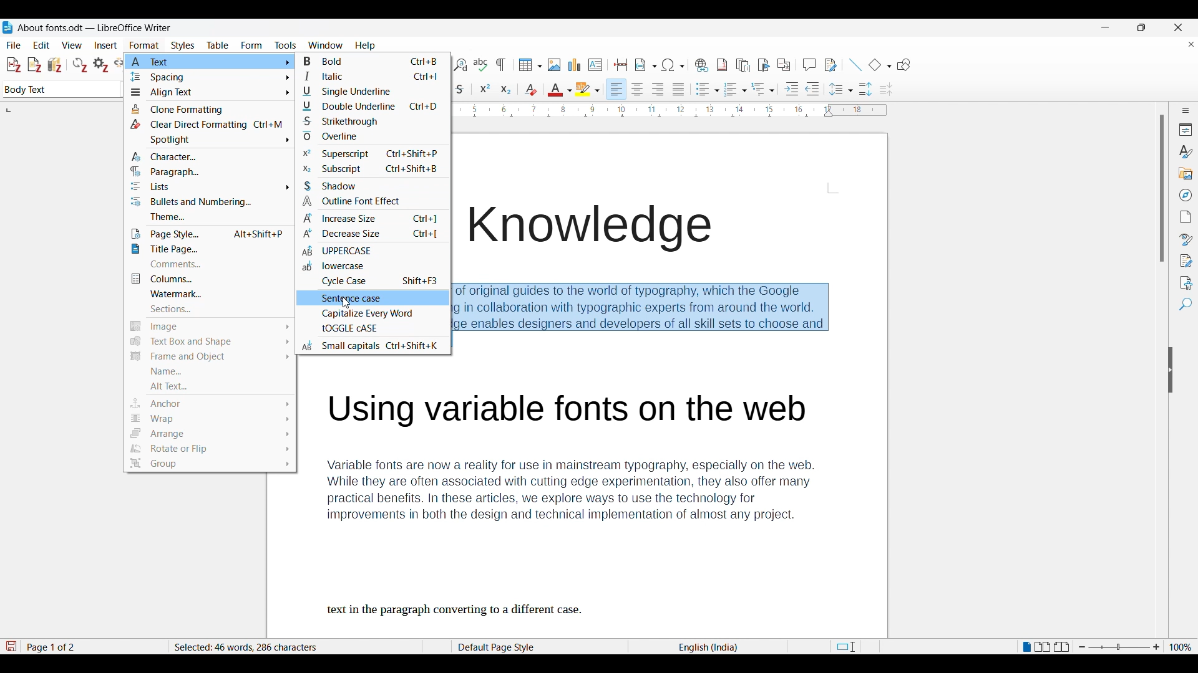 The height and width of the screenshot is (673, 1198). I want to click on spacing, so click(208, 79).